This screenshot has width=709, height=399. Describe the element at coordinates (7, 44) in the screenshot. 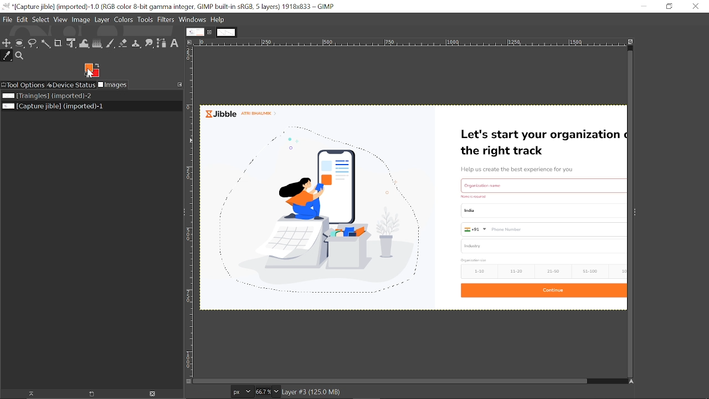

I see `Move tool` at that location.